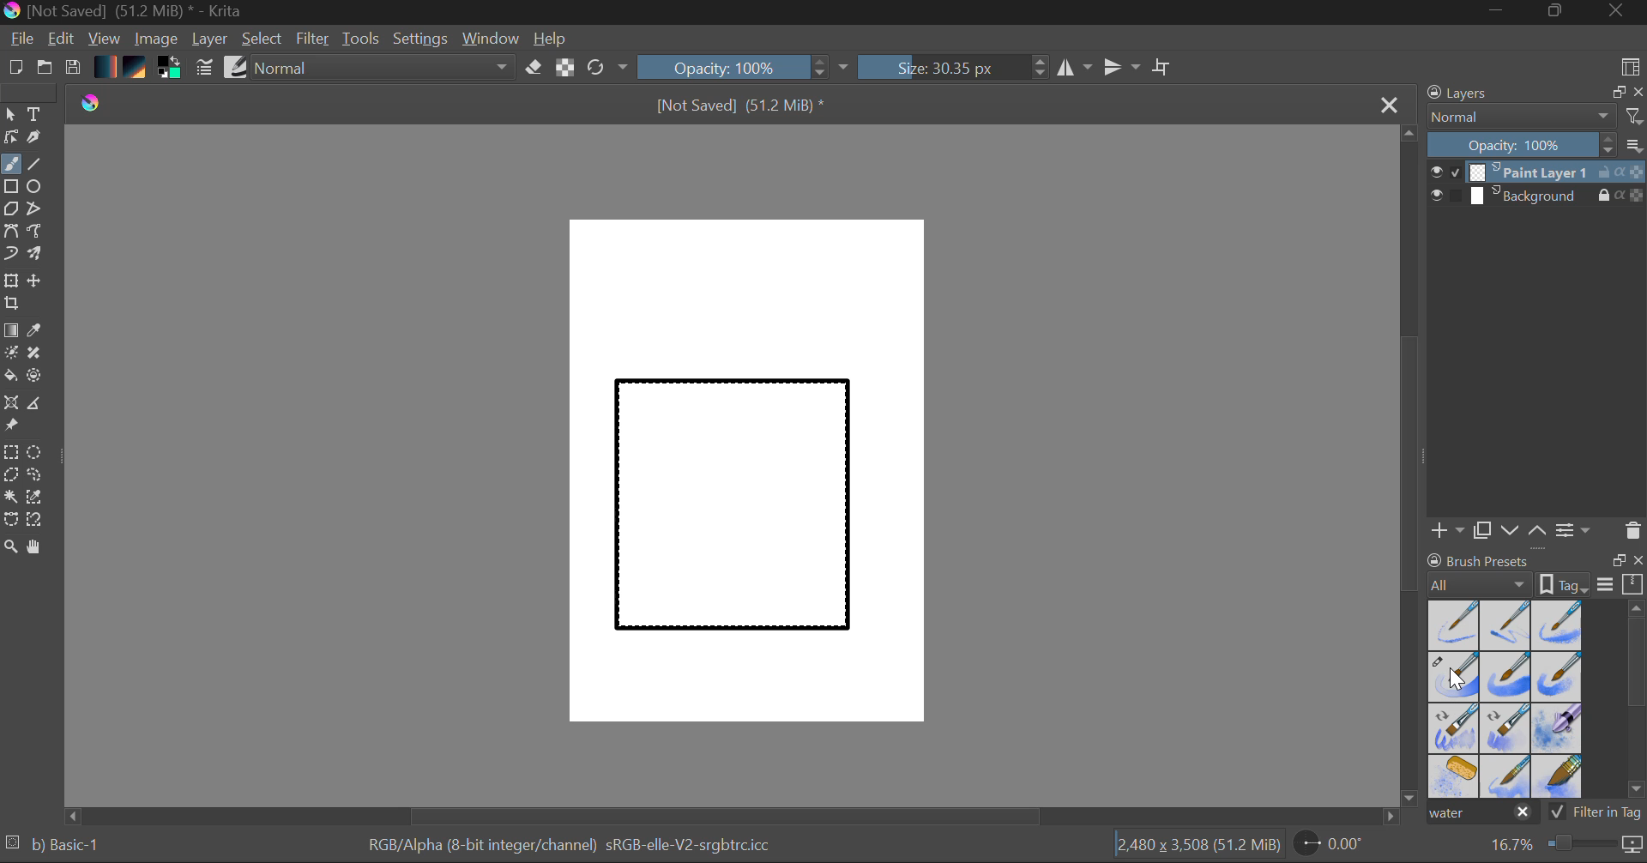 The height and width of the screenshot is (863, 1647). Describe the element at coordinates (10, 521) in the screenshot. I see `Bezier Curve Selector` at that location.